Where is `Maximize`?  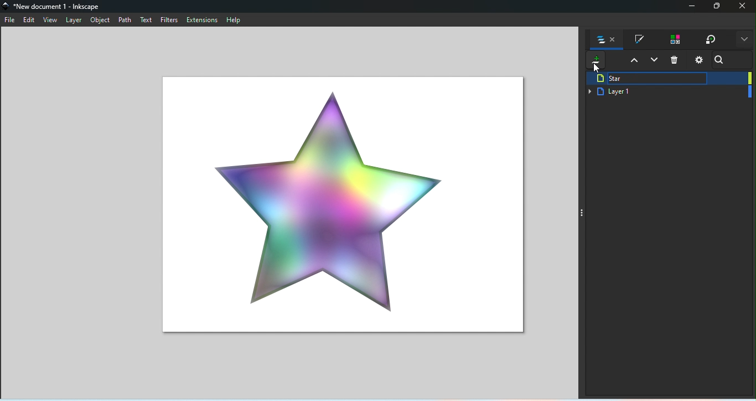 Maximize is located at coordinates (717, 7).